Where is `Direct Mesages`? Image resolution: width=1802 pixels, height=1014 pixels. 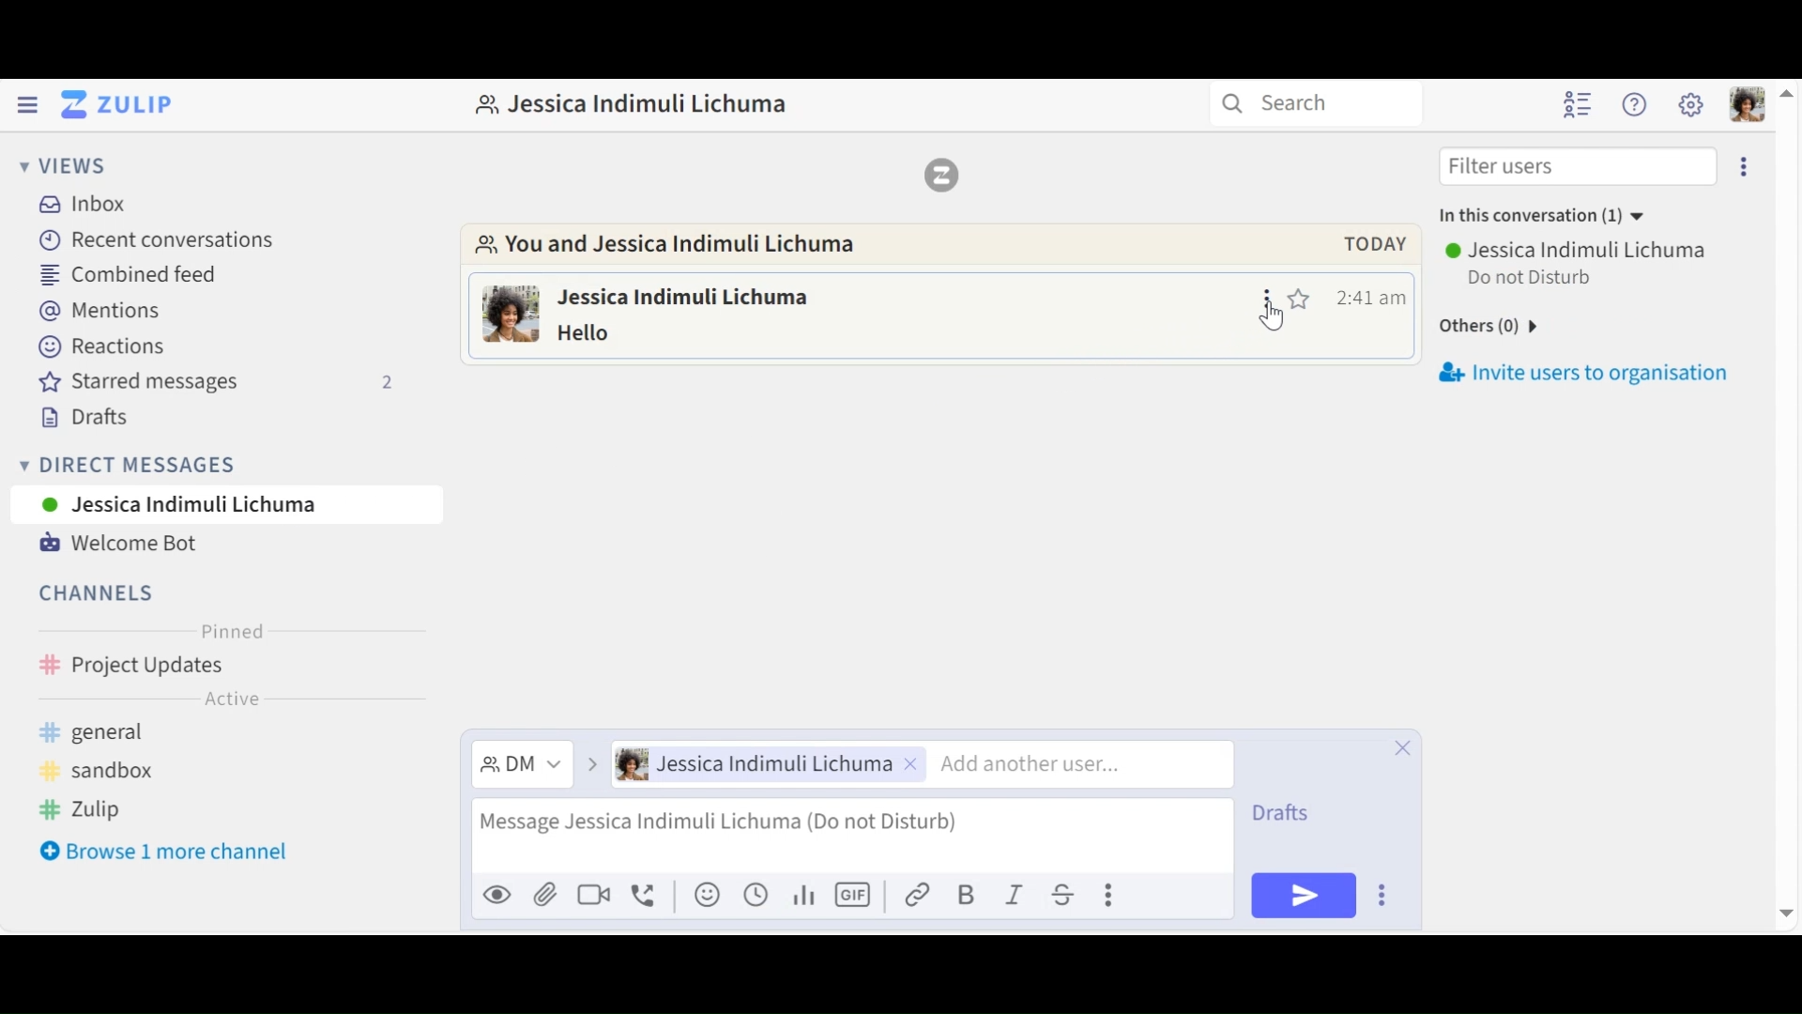
Direct Mesages is located at coordinates (211, 465).